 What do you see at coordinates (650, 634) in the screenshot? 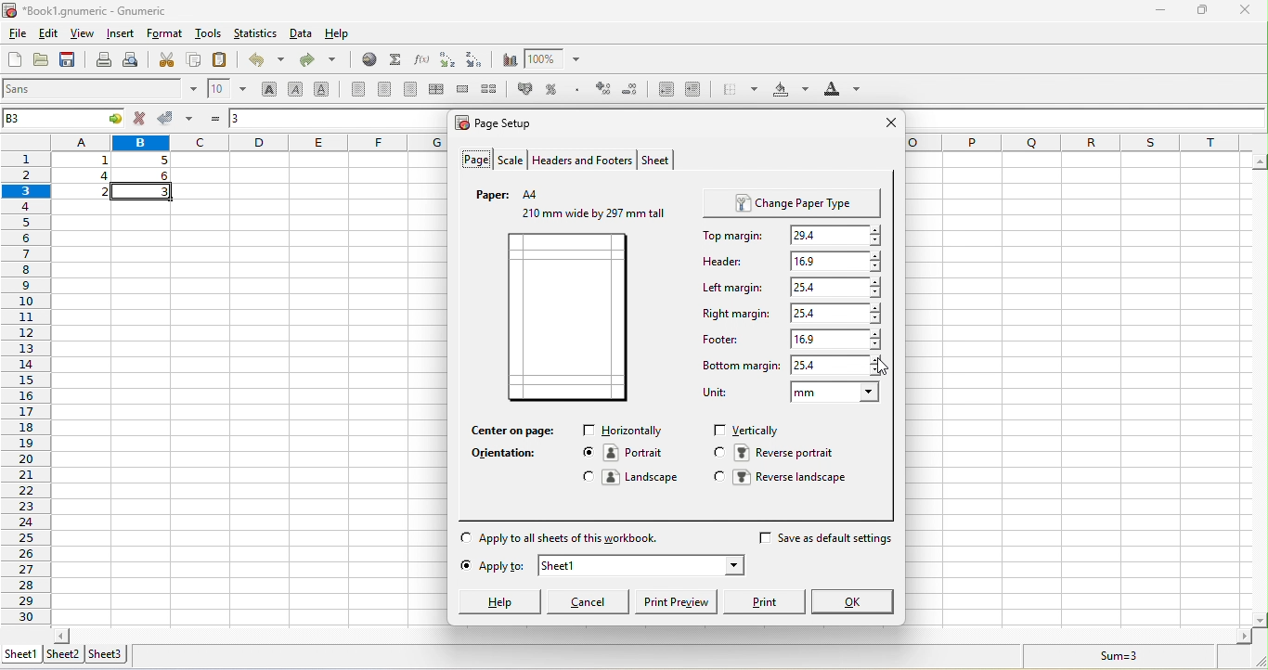
I see `horizontal scroll bar` at bounding box center [650, 634].